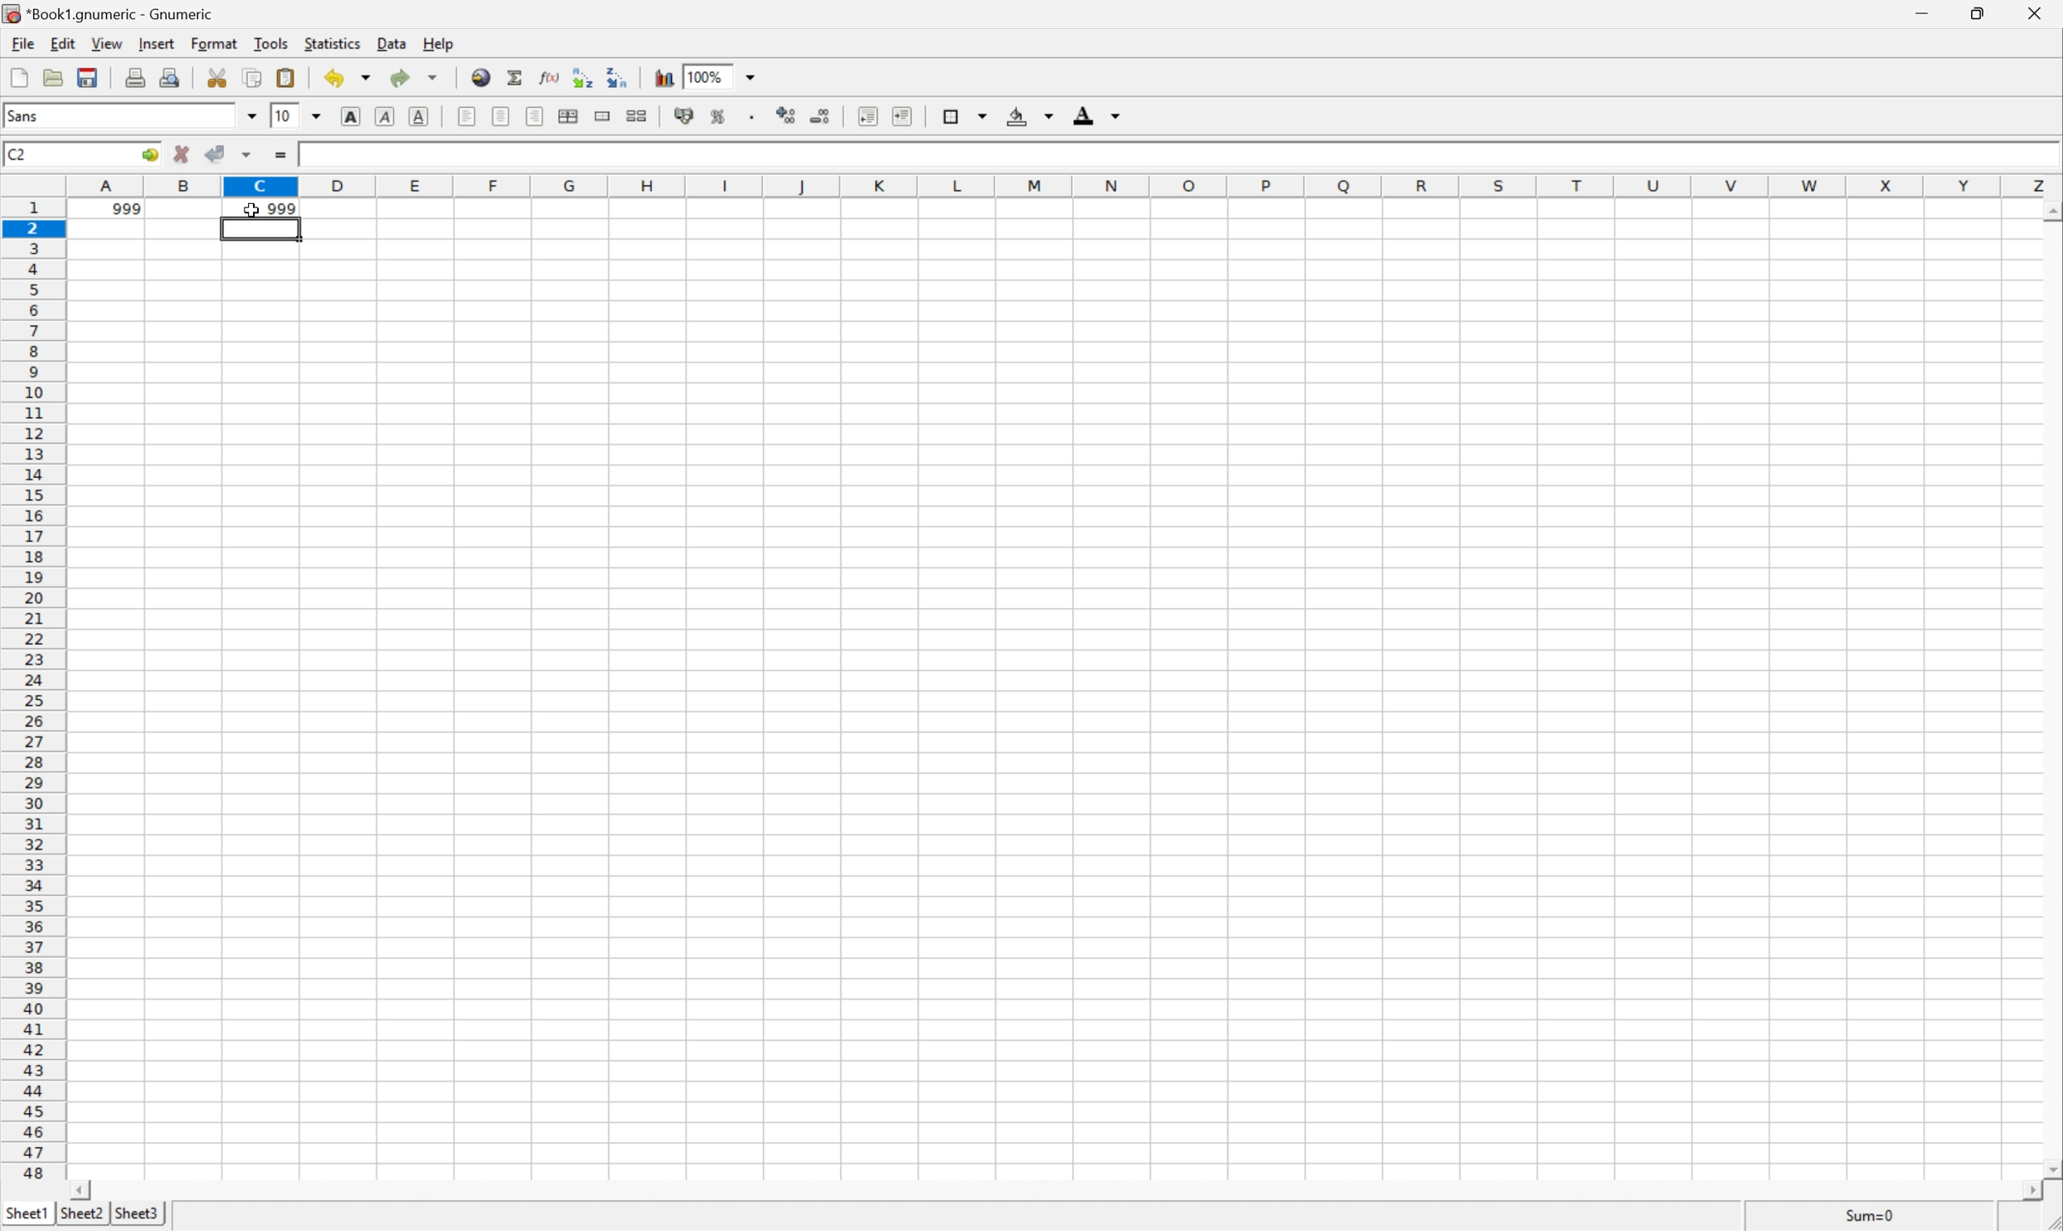 Image resolution: width=2063 pixels, height=1231 pixels. I want to click on increase indent, so click(902, 115).